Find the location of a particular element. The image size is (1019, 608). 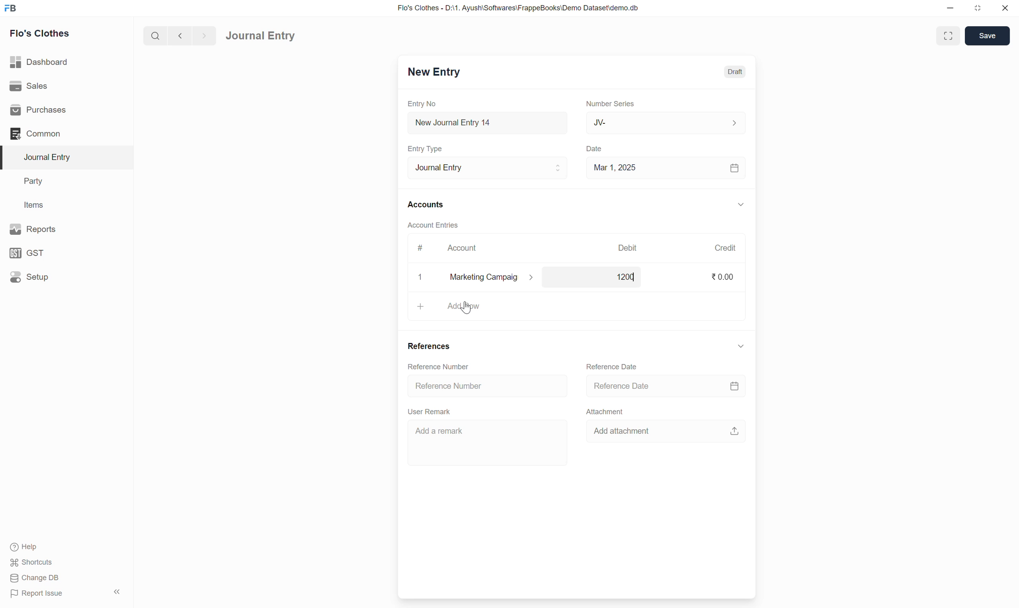

Party is located at coordinates (36, 182).